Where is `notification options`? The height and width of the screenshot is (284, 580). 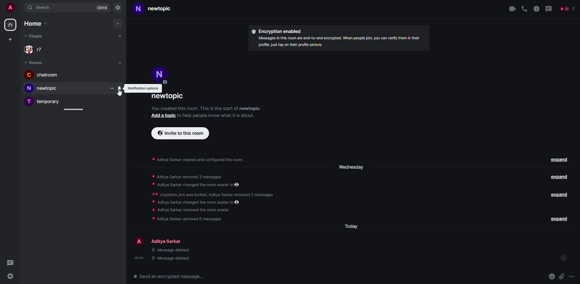
notification options is located at coordinates (143, 88).